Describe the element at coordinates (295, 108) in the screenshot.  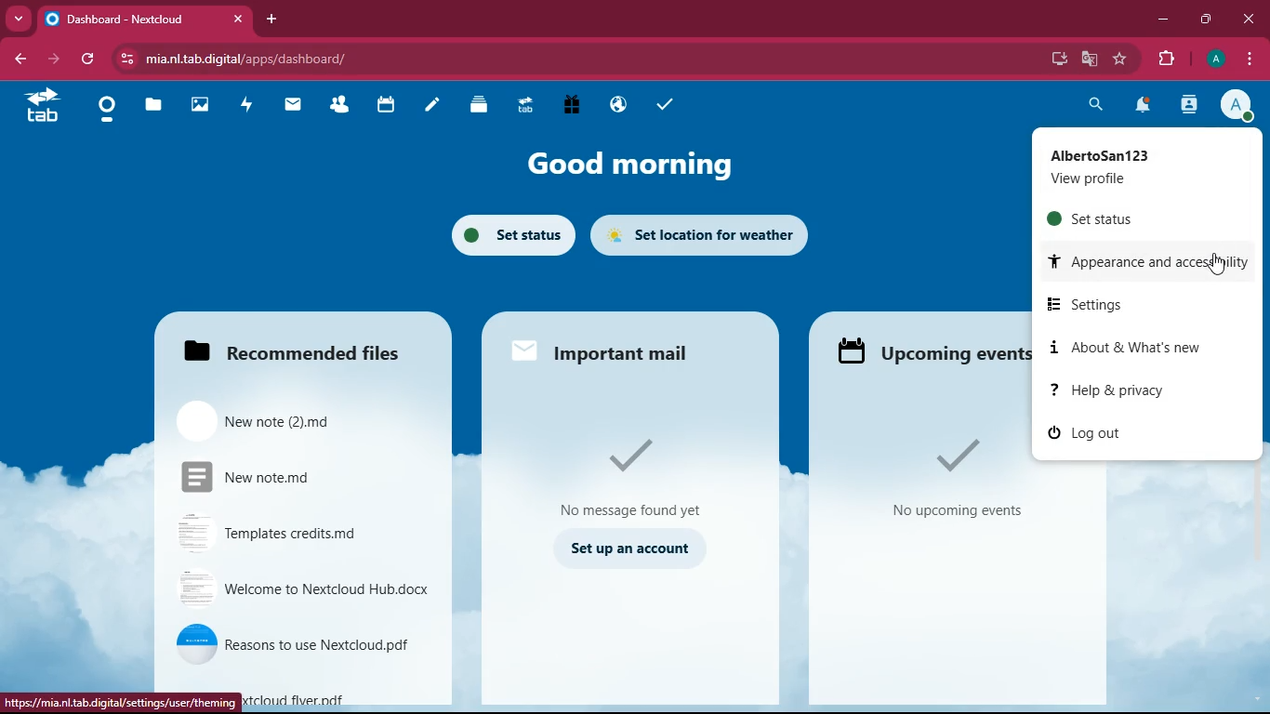
I see `mail` at that location.